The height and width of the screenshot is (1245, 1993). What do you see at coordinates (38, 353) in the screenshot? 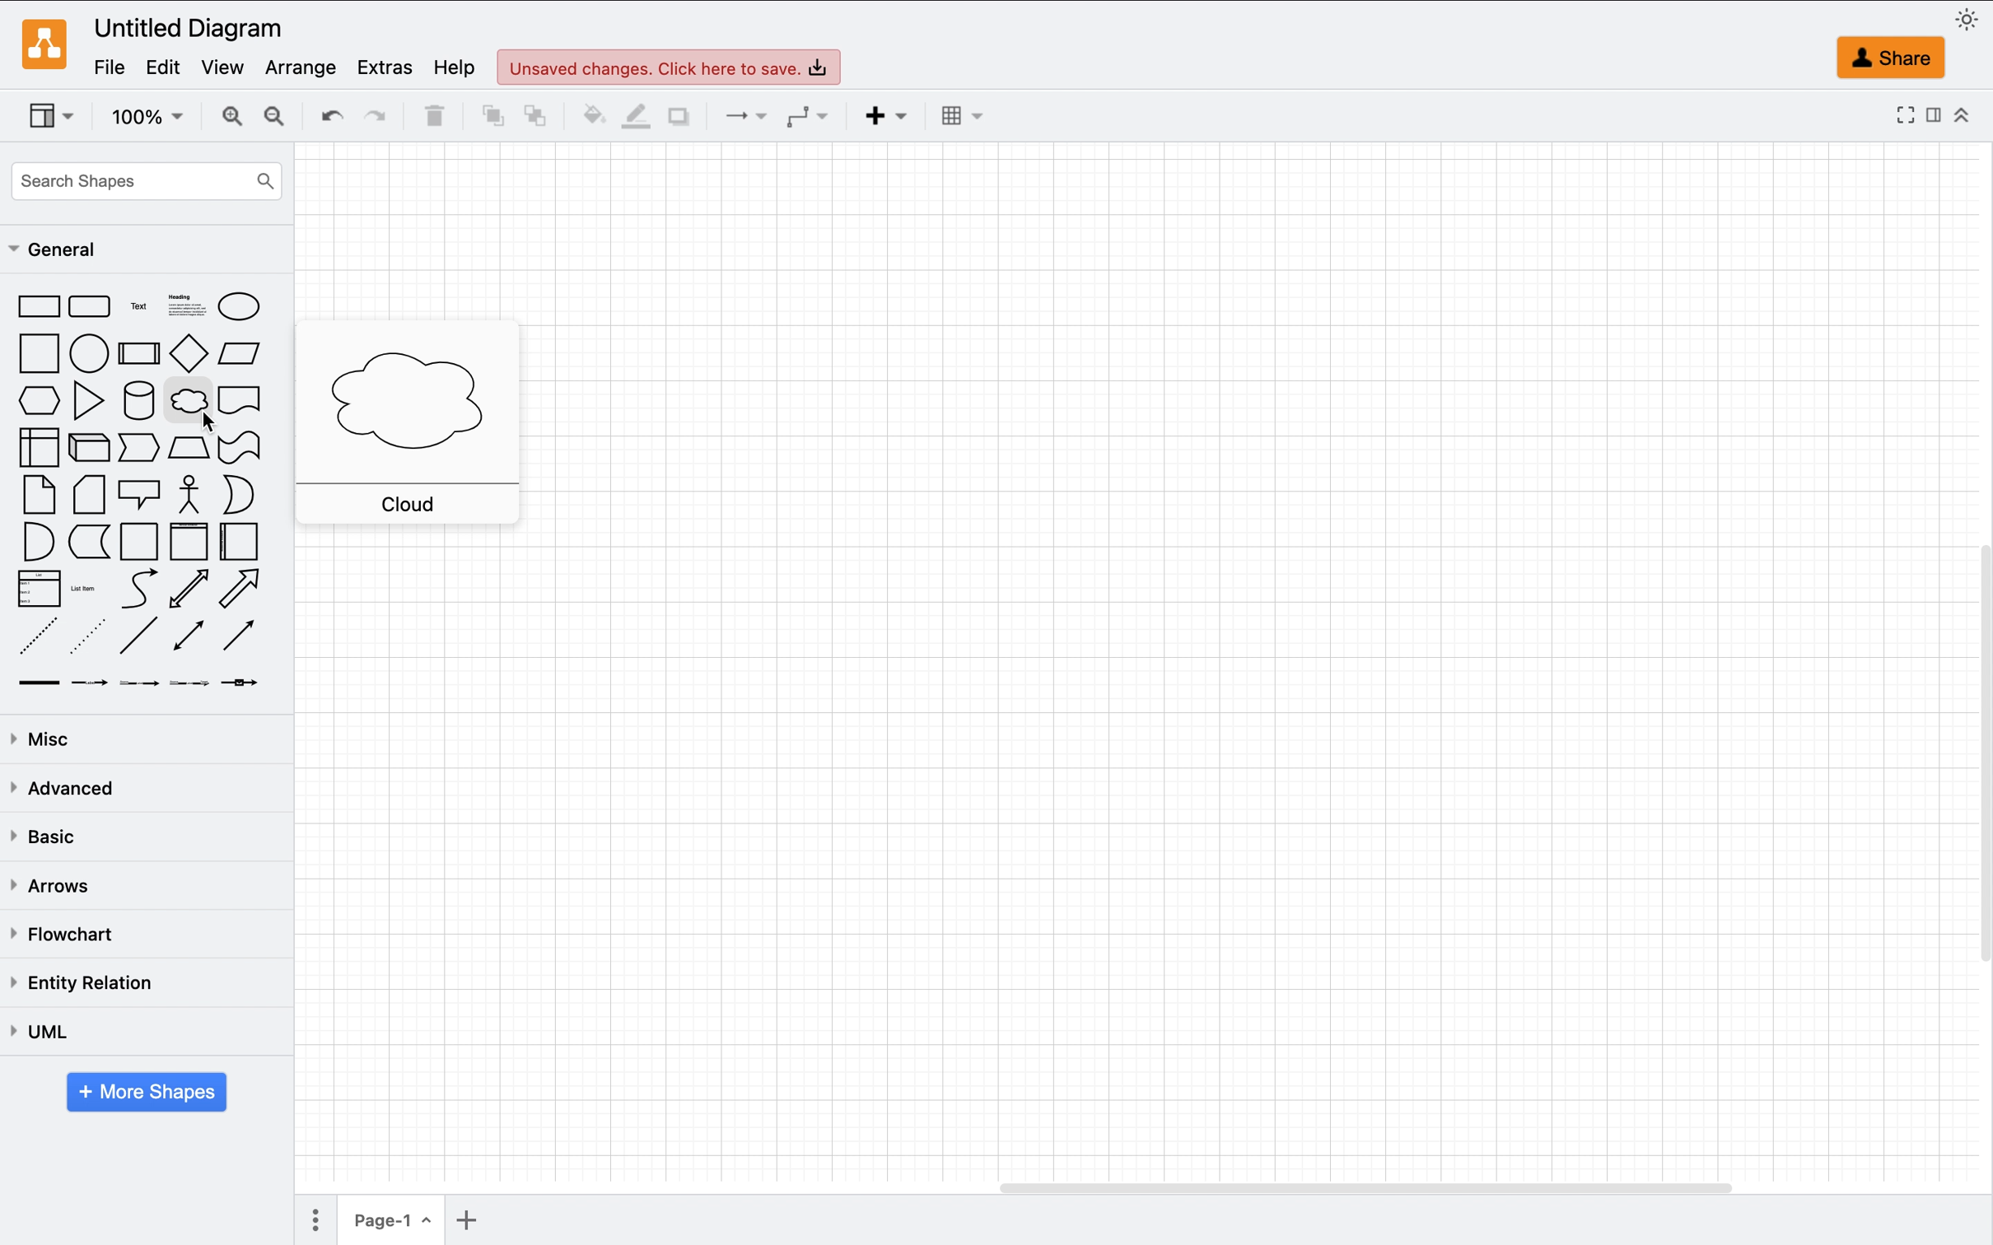
I see `square` at bounding box center [38, 353].